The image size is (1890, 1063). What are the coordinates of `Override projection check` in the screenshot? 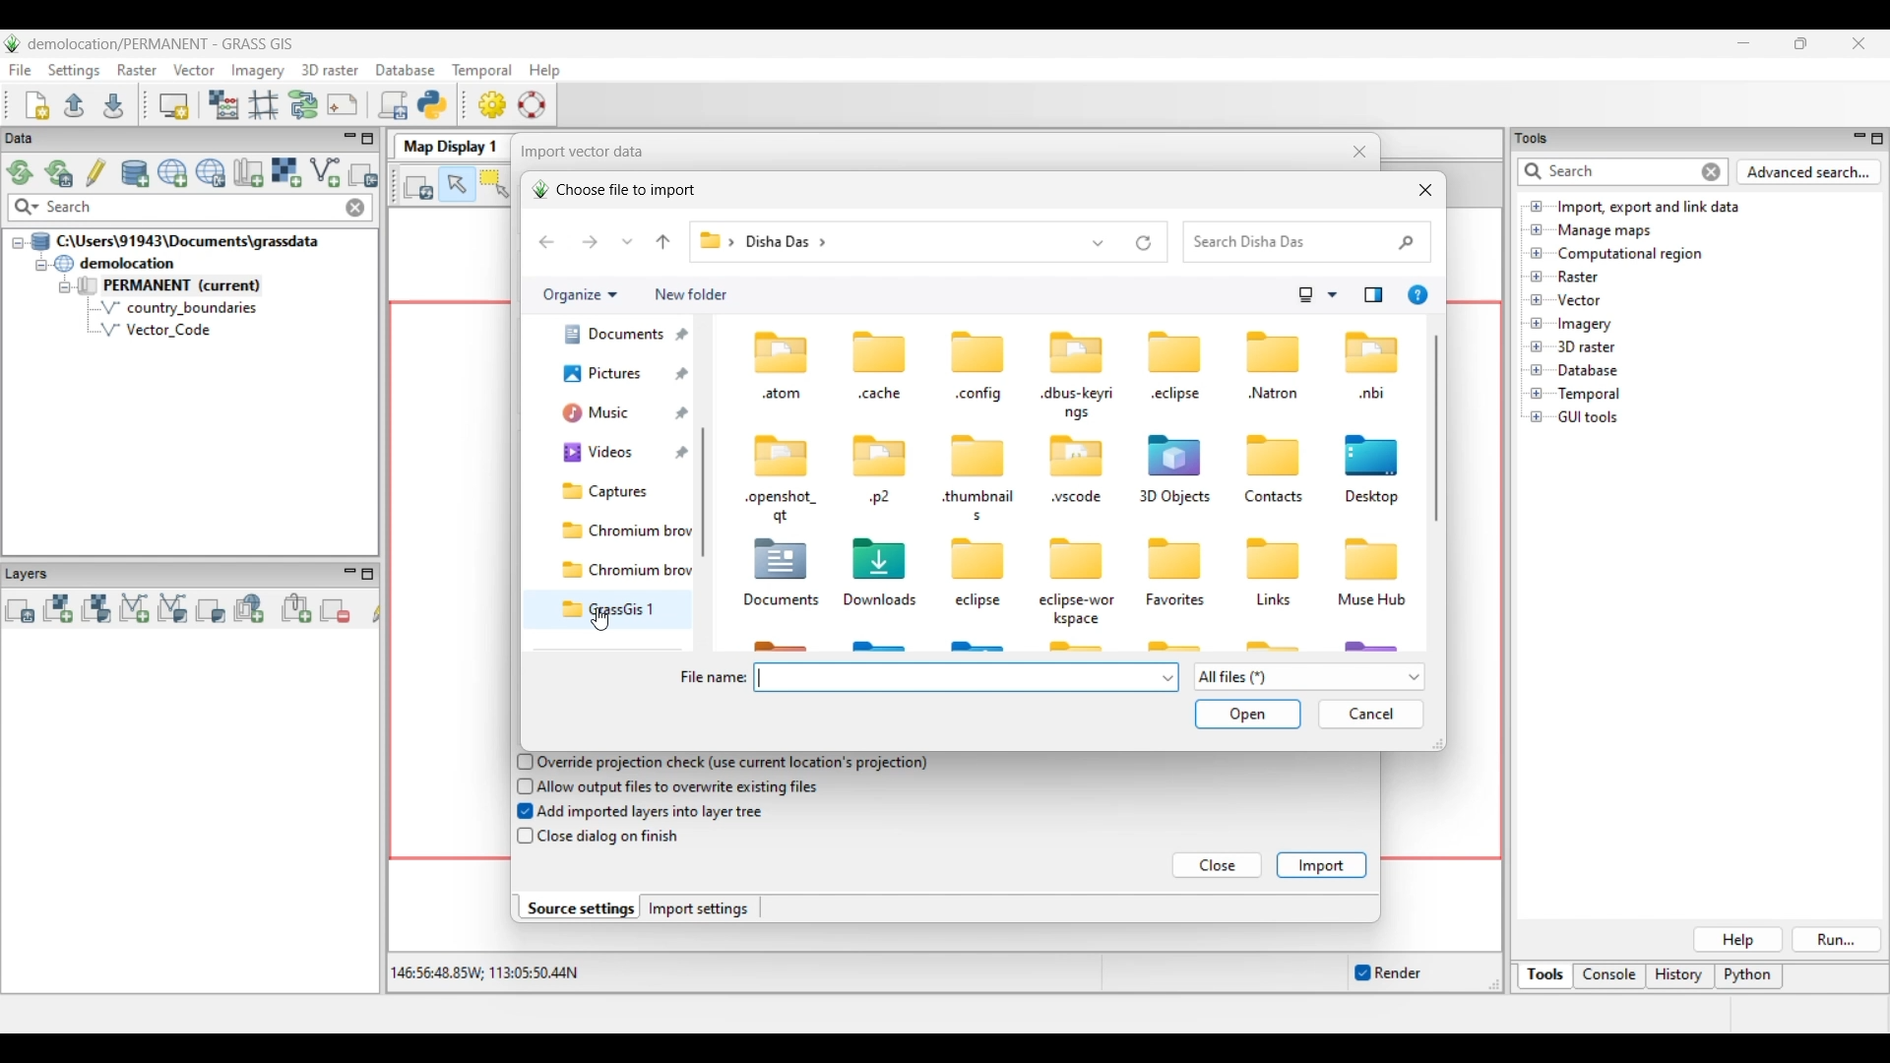 It's located at (732, 763).